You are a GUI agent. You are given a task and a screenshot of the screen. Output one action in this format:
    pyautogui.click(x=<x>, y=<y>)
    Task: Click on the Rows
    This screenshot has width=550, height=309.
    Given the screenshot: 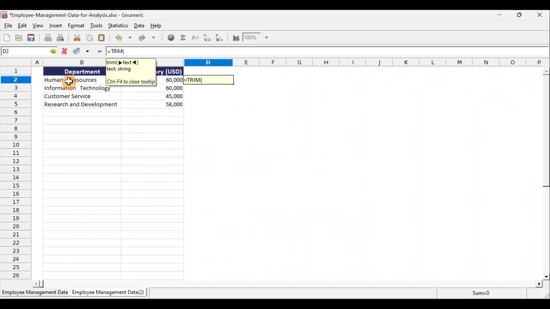 What is the action you would take?
    pyautogui.click(x=15, y=173)
    